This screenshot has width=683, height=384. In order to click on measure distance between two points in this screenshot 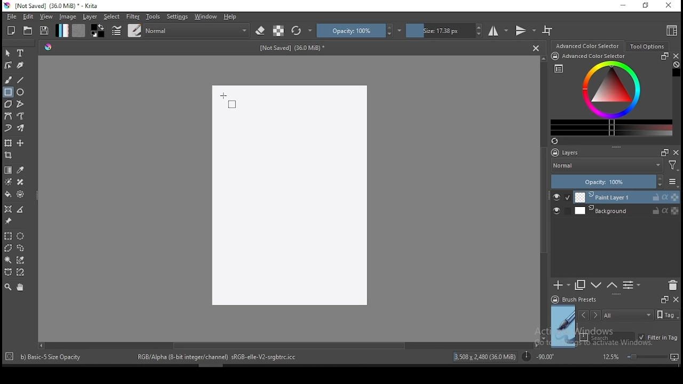, I will do `click(21, 210)`.